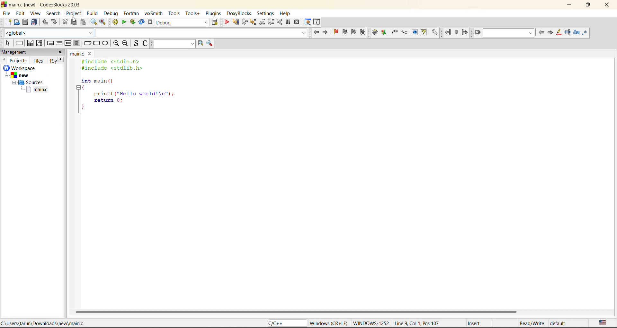 Image resolution: width=617 pixels, height=328 pixels. I want to click on jump back, so click(447, 32).